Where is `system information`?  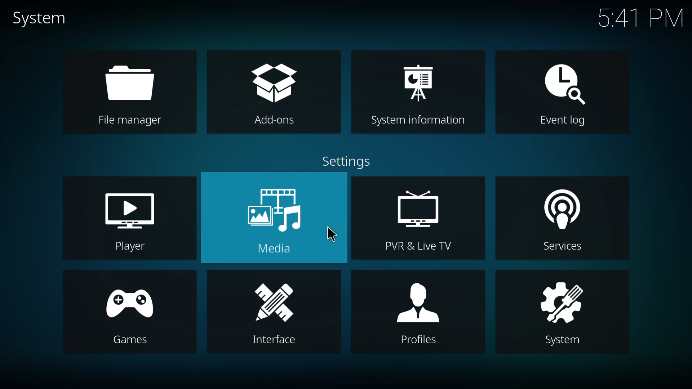
system information is located at coordinates (416, 92).